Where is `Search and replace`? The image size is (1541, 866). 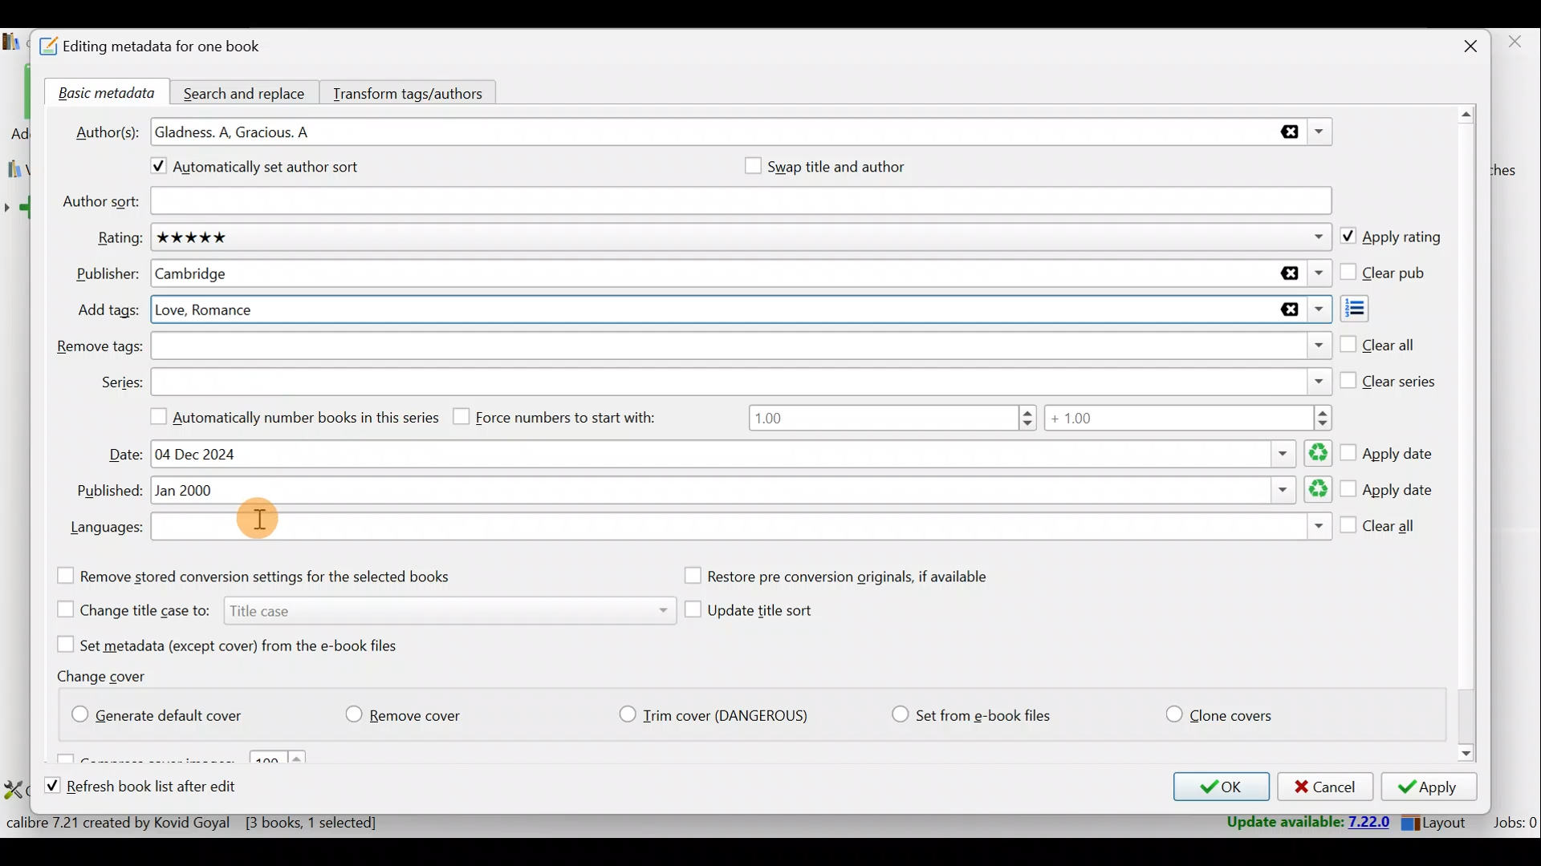
Search and replace is located at coordinates (246, 91).